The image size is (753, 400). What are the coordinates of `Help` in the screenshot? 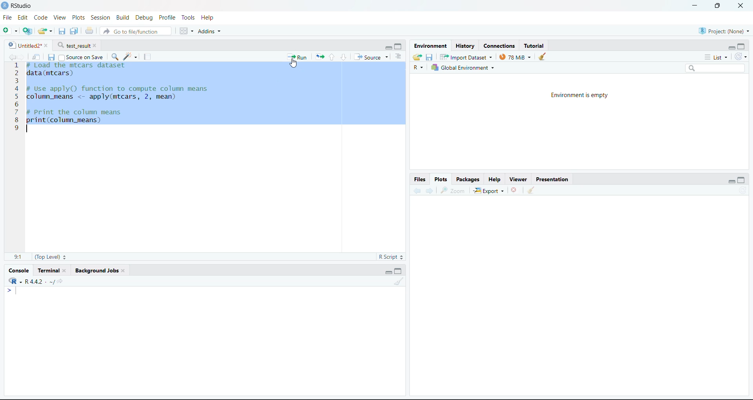 It's located at (495, 178).